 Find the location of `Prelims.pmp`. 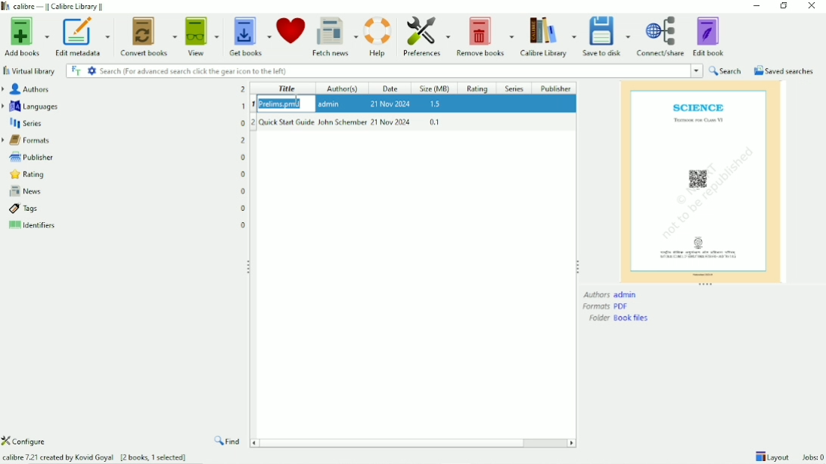

Prelims.pmp is located at coordinates (282, 104).